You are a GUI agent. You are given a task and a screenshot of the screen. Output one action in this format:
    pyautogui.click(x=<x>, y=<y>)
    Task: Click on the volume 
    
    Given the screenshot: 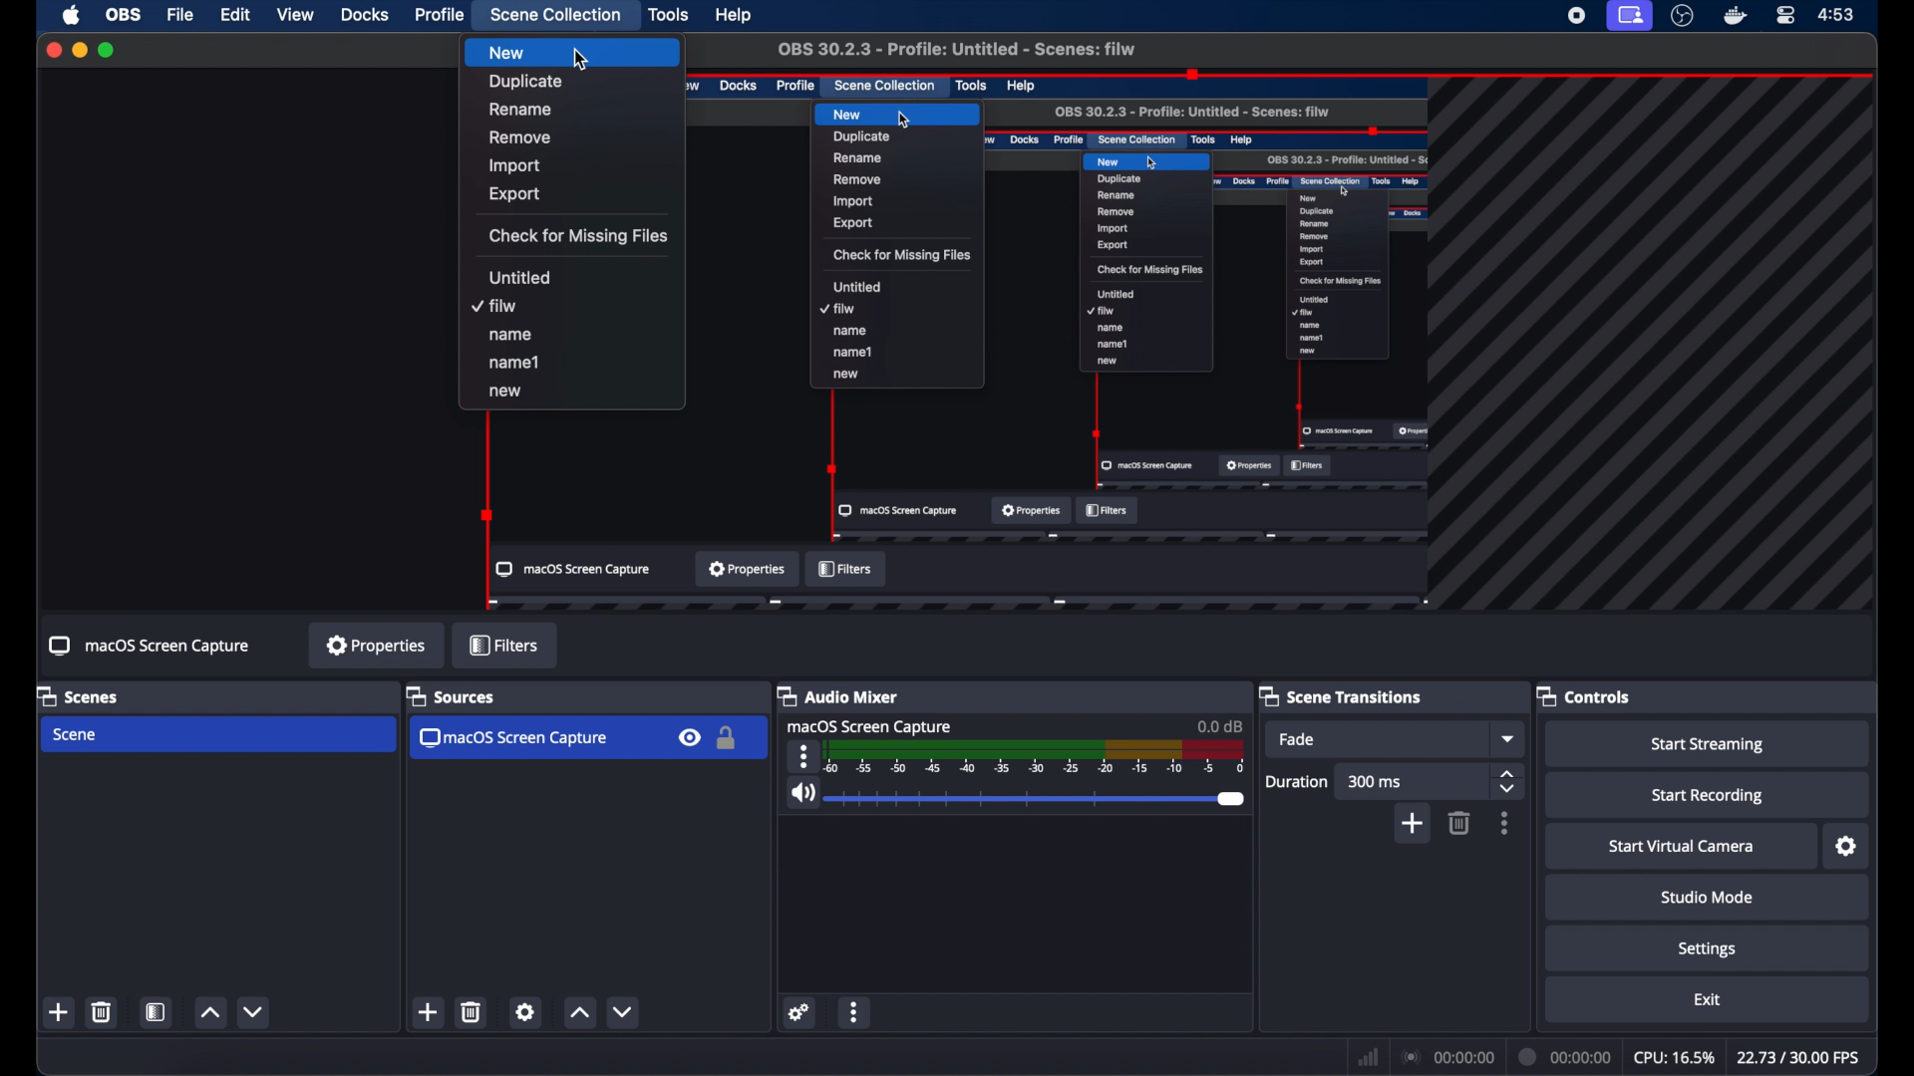 What is the action you would take?
    pyautogui.click(x=800, y=794)
    